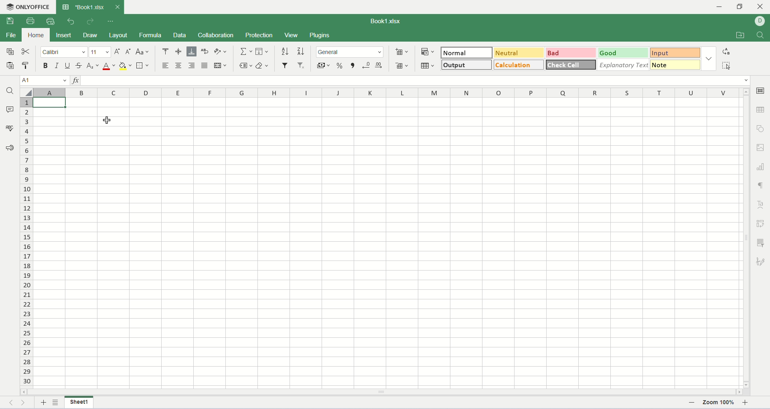 The height and width of the screenshot is (409, 770). What do you see at coordinates (403, 51) in the screenshot?
I see `insert cell` at bounding box center [403, 51].